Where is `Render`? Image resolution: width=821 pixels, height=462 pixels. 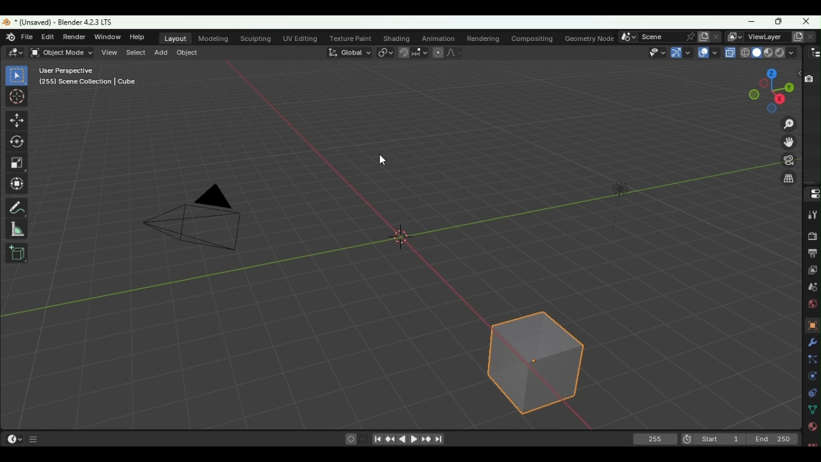
Render is located at coordinates (73, 37).